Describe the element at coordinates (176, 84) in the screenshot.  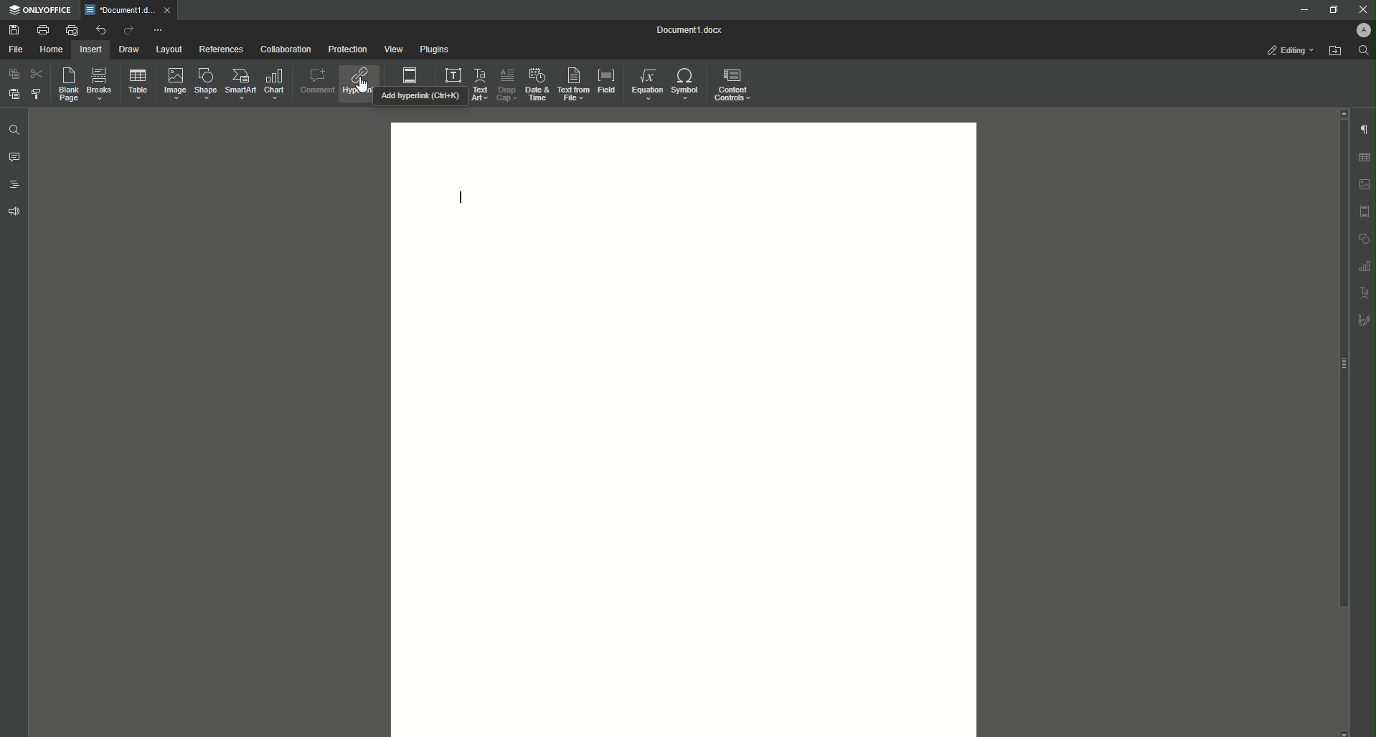
I see `Image` at that location.